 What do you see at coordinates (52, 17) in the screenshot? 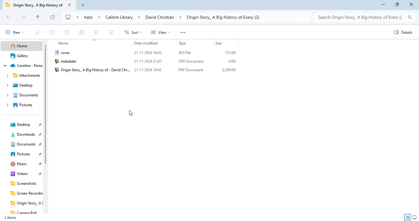
I see `refresh "Origin Story_A Big History of Everything(2)"` at bounding box center [52, 17].